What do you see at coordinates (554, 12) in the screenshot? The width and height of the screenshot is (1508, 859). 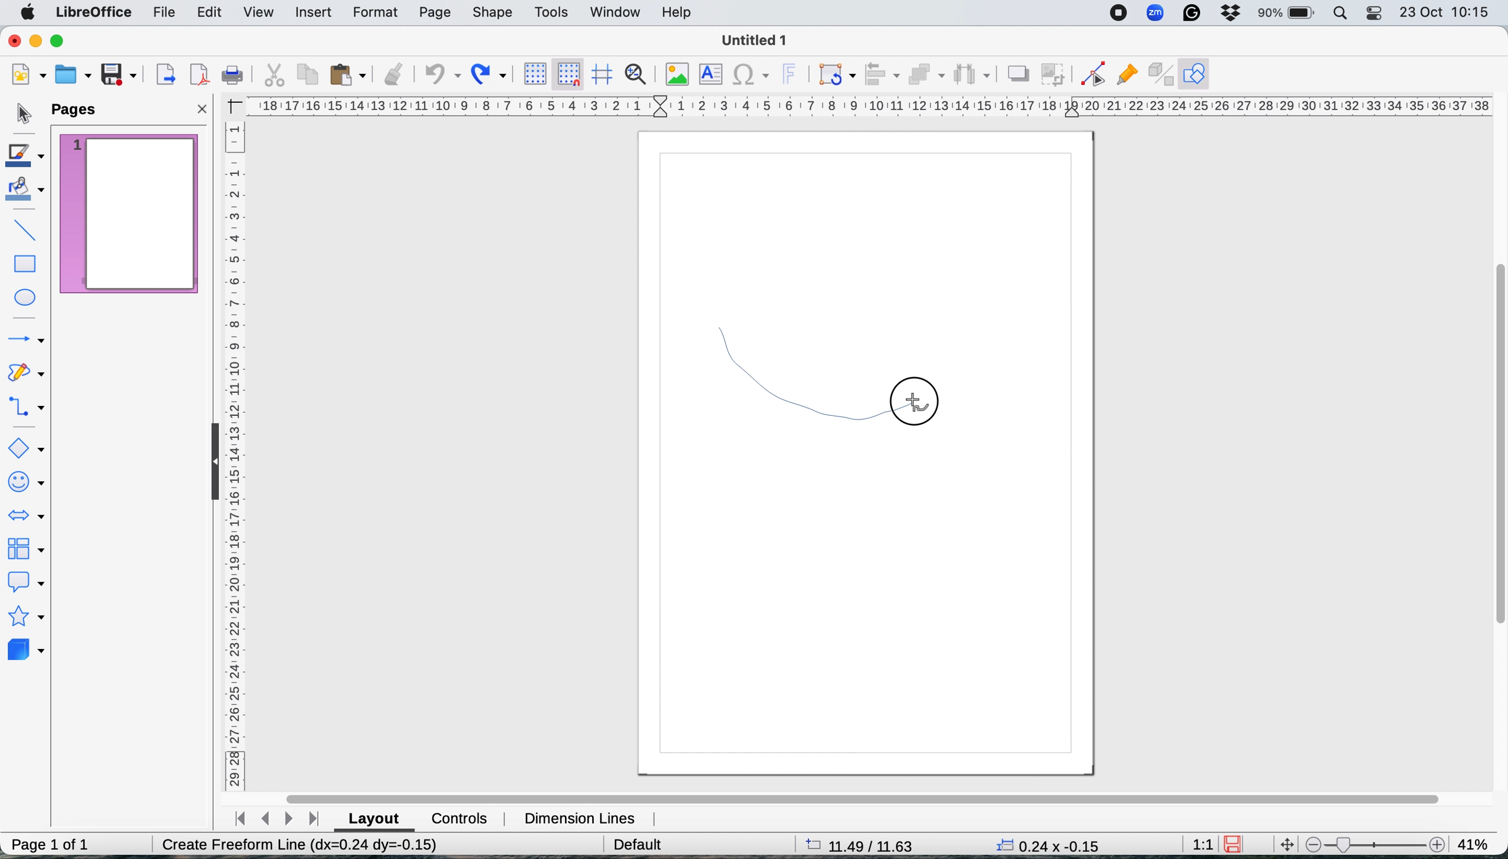 I see `tools` at bounding box center [554, 12].